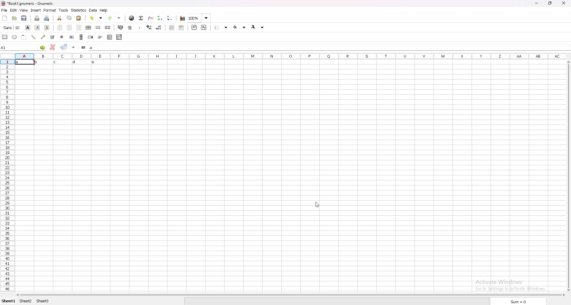 This screenshot has height=305, width=571. What do you see at coordinates (73, 47) in the screenshot?
I see `accept change in multiple cell` at bounding box center [73, 47].